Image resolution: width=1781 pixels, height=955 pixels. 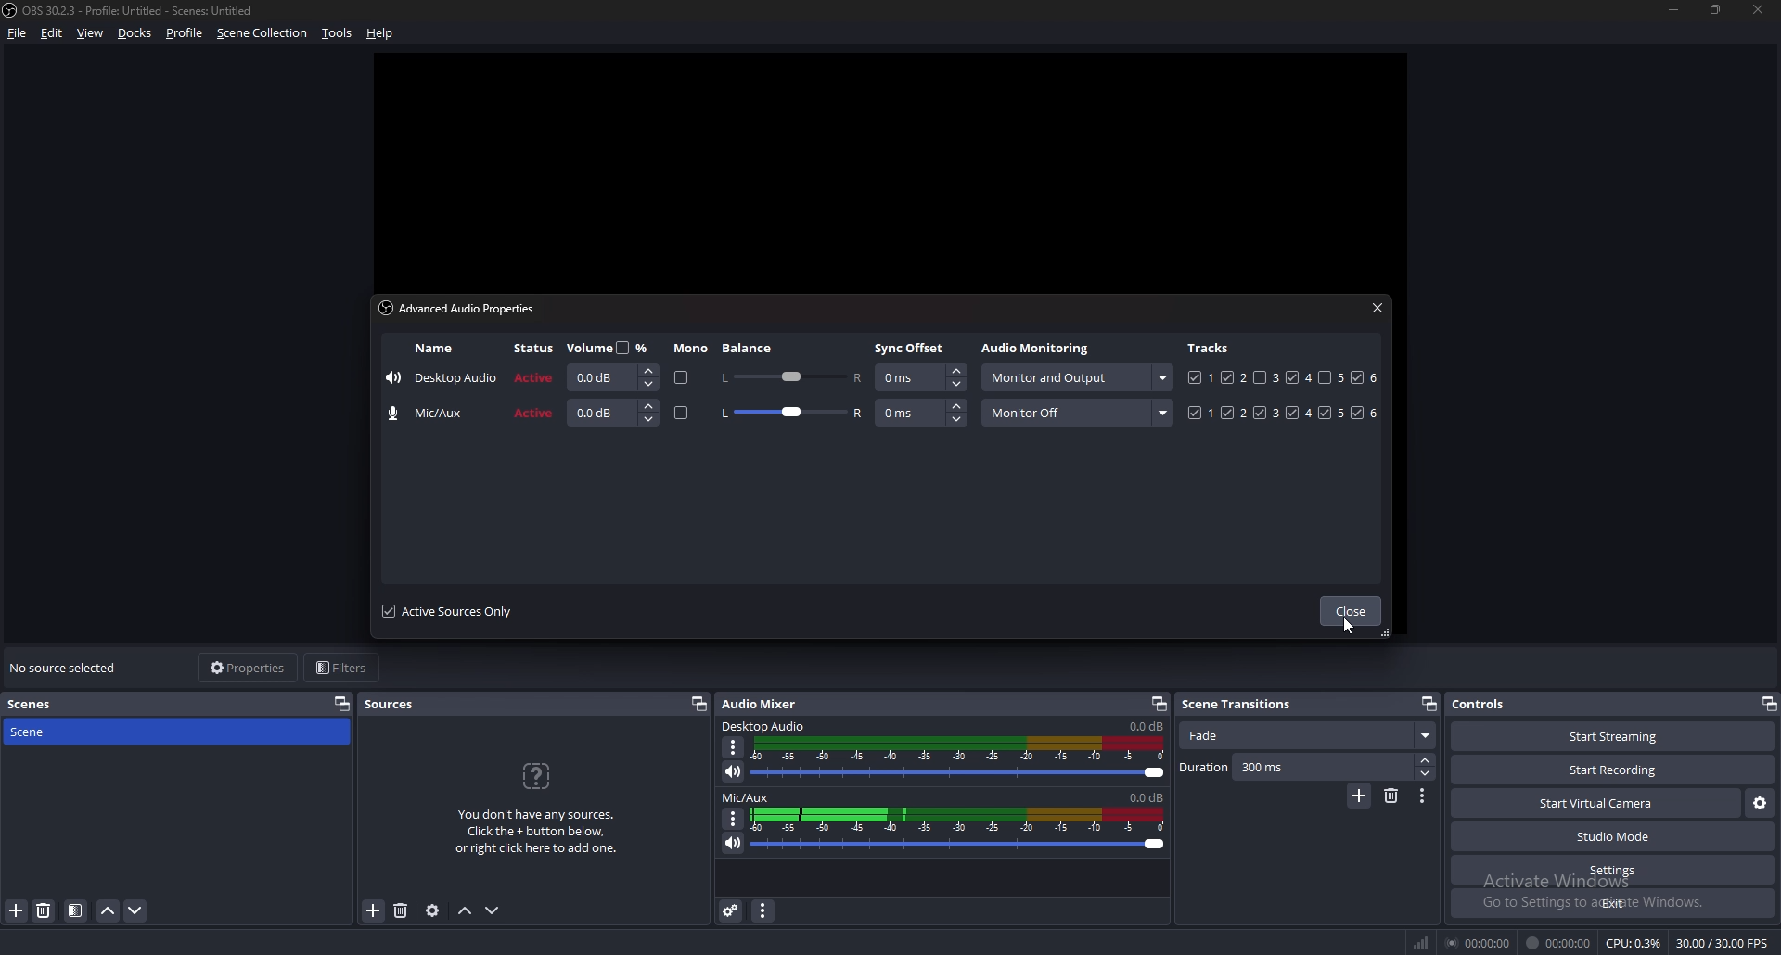 What do you see at coordinates (1595, 805) in the screenshot?
I see `start virtual camera` at bounding box center [1595, 805].